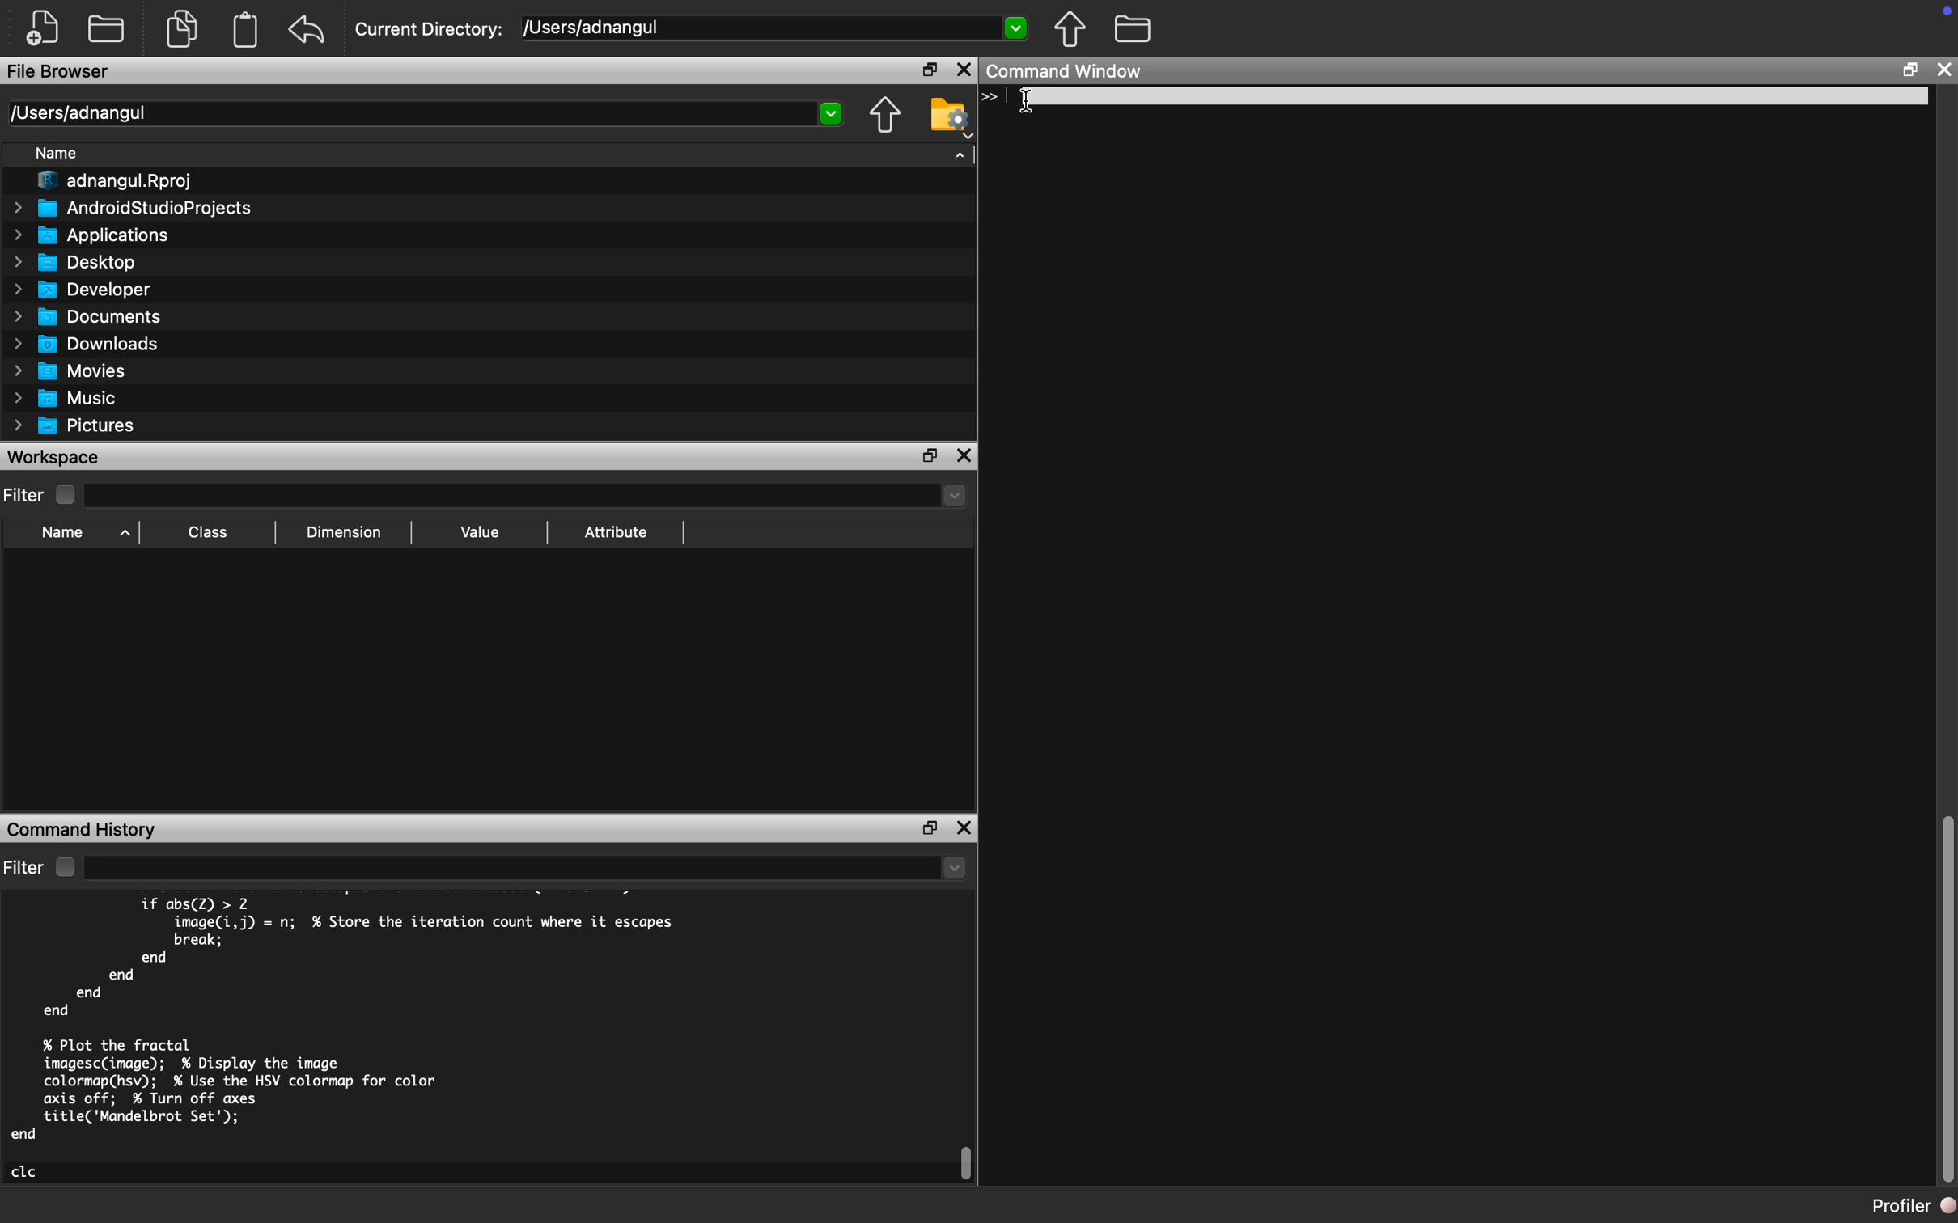 The height and width of the screenshot is (1223, 1958). Describe the element at coordinates (351, 532) in the screenshot. I see `Dimension` at that location.